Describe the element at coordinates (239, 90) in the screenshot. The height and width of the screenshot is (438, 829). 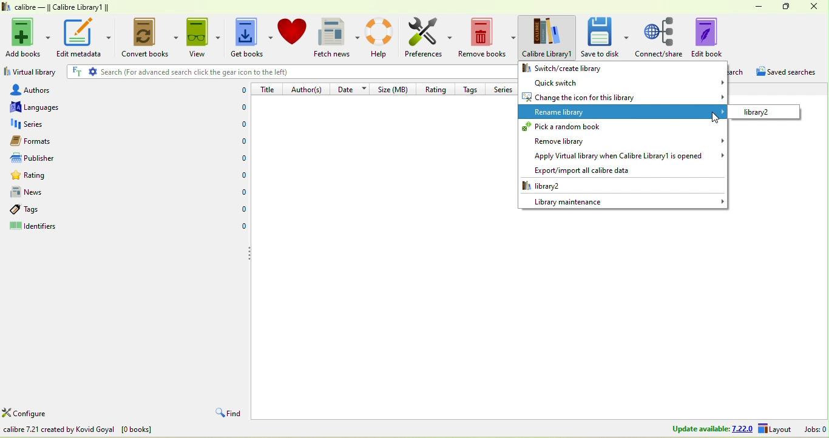
I see `0` at that location.